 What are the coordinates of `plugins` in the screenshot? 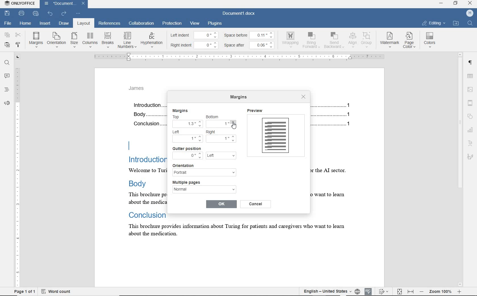 It's located at (216, 23).